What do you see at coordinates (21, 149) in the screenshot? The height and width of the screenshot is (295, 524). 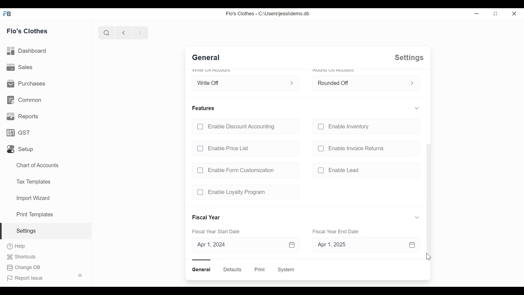 I see `Setup` at bounding box center [21, 149].